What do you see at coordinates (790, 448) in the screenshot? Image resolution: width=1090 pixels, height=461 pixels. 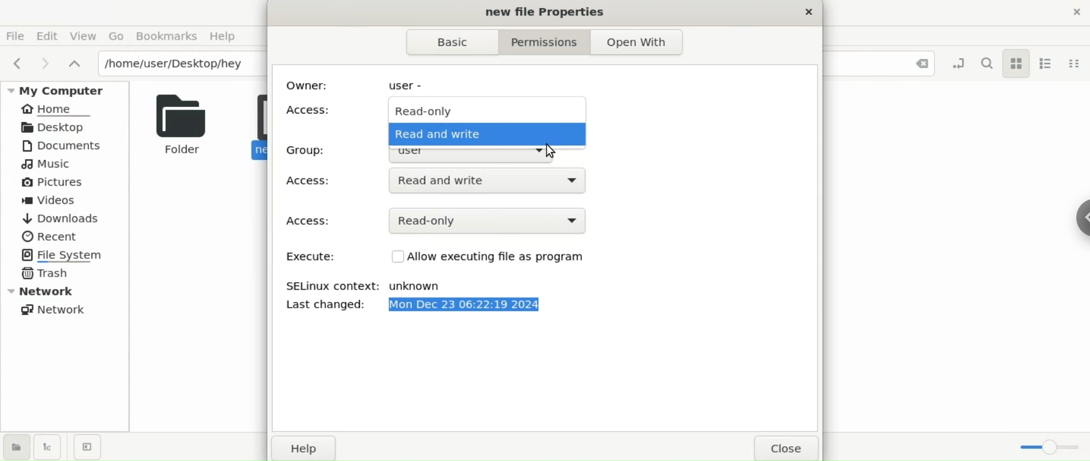 I see `close` at bounding box center [790, 448].